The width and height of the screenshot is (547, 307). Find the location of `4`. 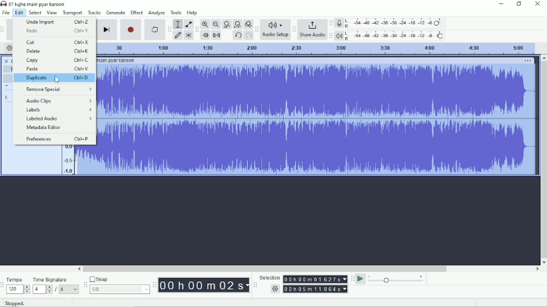

4 is located at coordinates (69, 289).